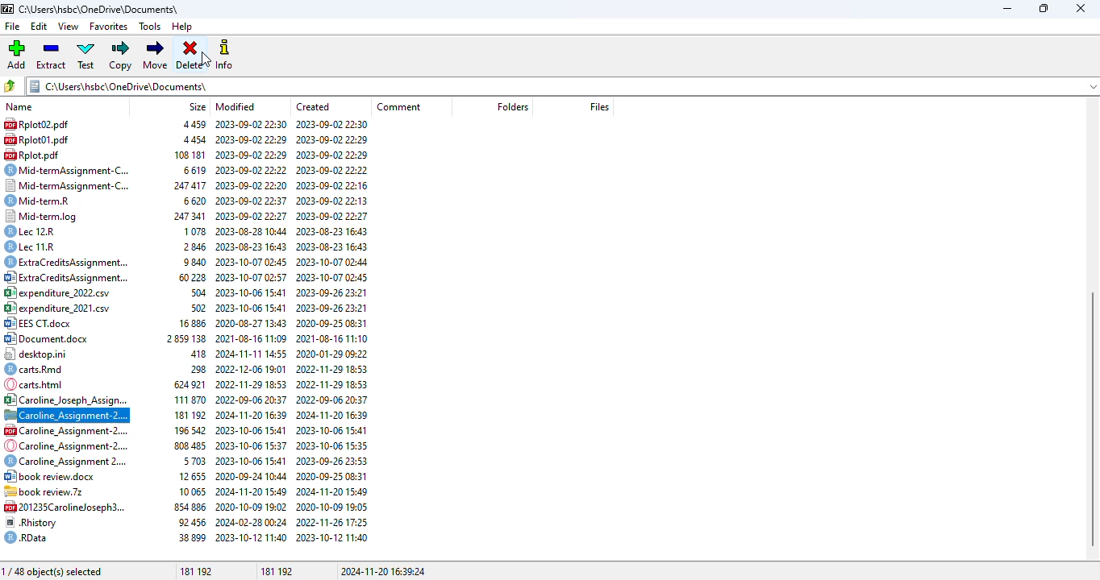 This screenshot has height=580, width=1100. I want to click on 2023-09-26 23:21, so click(334, 294).